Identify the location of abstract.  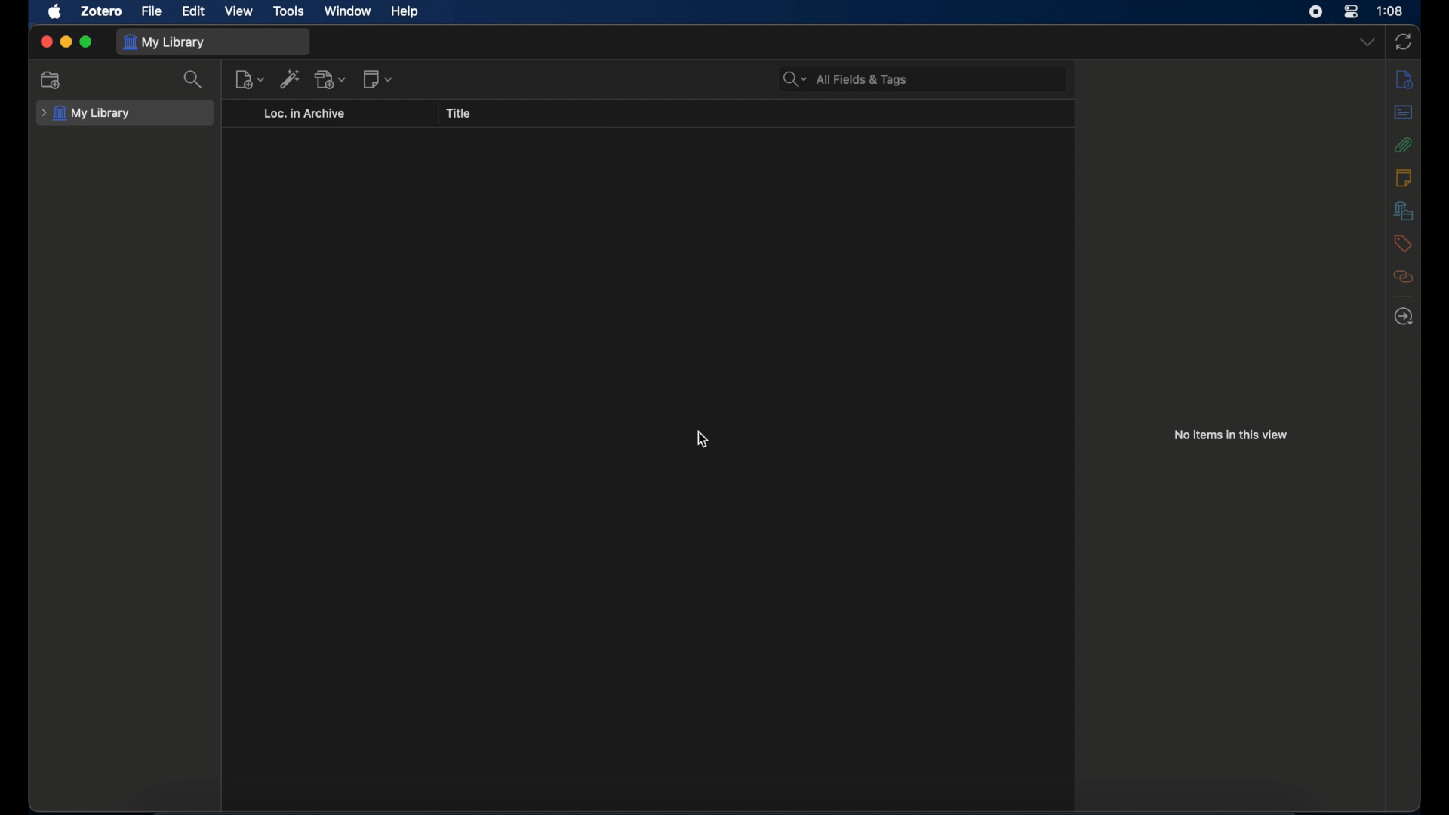
(1404, 112).